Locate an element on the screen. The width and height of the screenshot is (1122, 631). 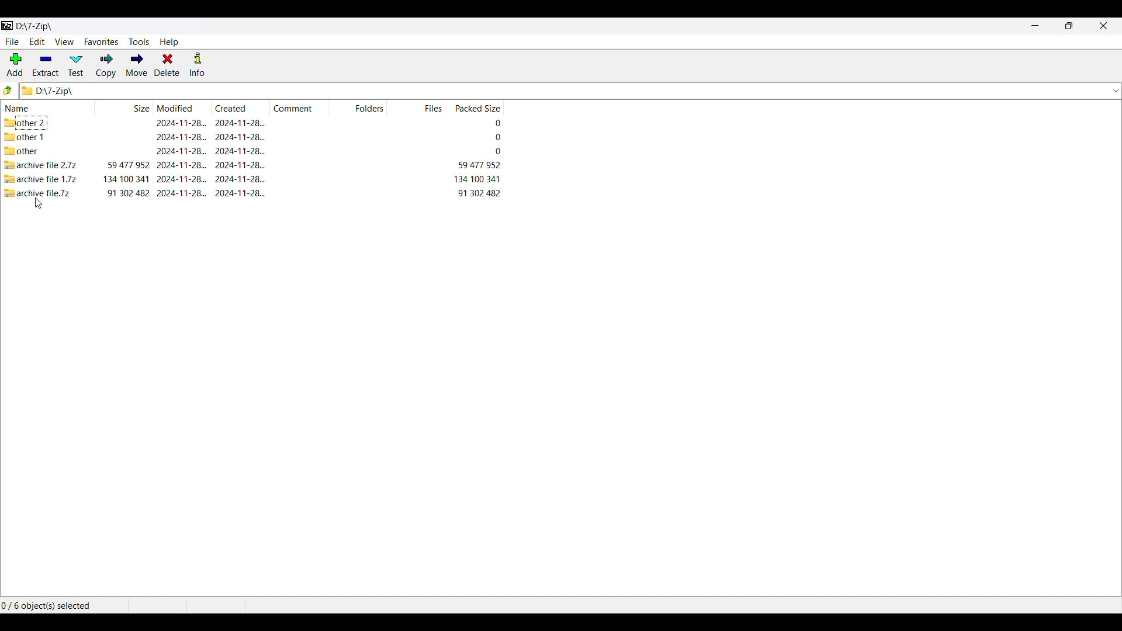
size is located at coordinates (127, 193).